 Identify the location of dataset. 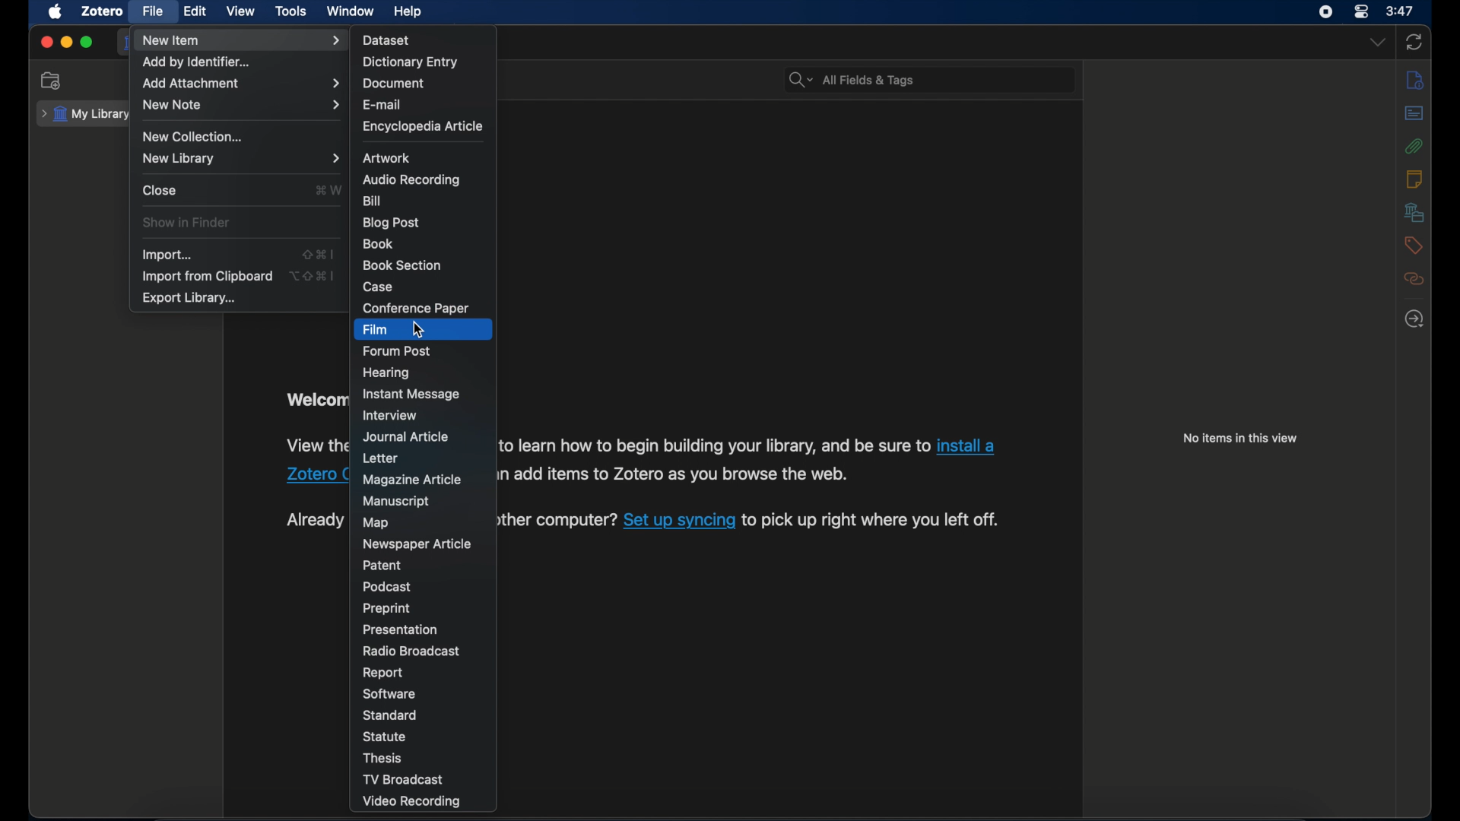
(387, 40).